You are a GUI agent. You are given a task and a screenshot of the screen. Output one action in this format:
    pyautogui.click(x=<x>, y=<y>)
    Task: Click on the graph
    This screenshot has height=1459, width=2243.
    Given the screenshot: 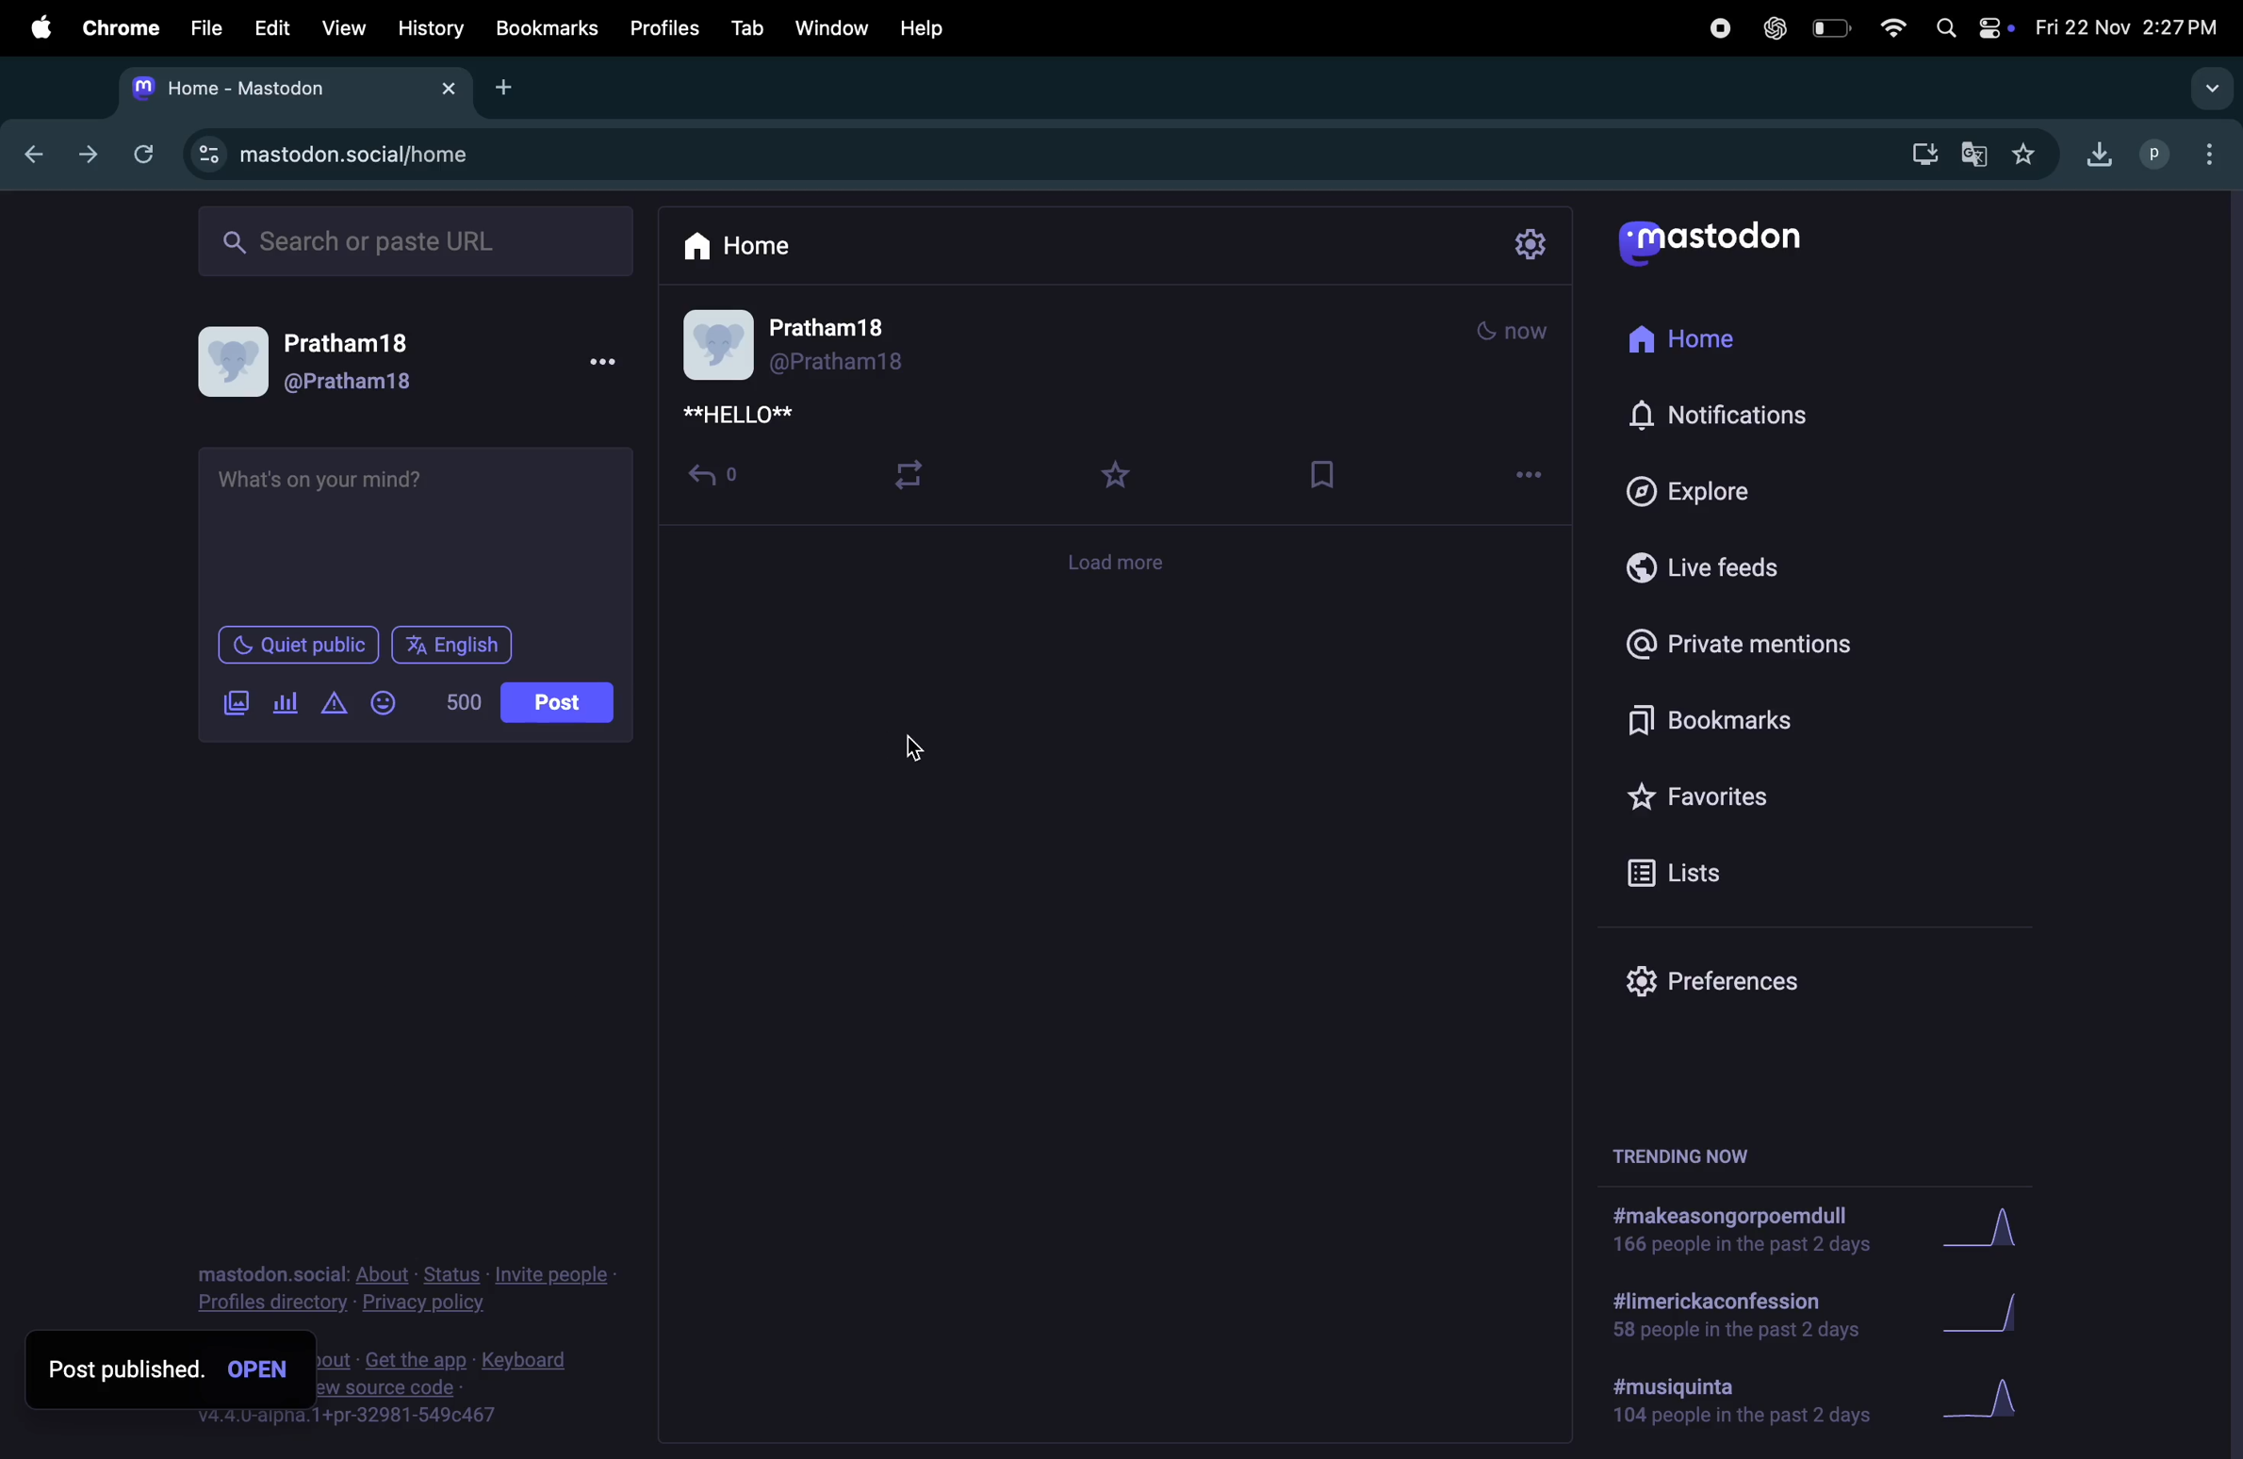 What is the action you would take?
    pyautogui.click(x=1995, y=1401)
    